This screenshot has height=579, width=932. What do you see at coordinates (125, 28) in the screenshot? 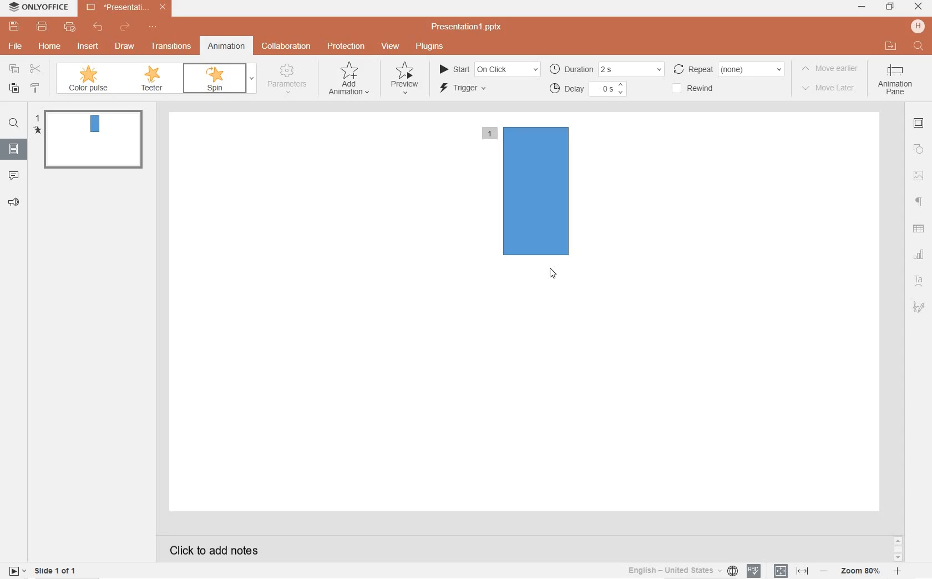
I see `redo` at bounding box center [125, 28].